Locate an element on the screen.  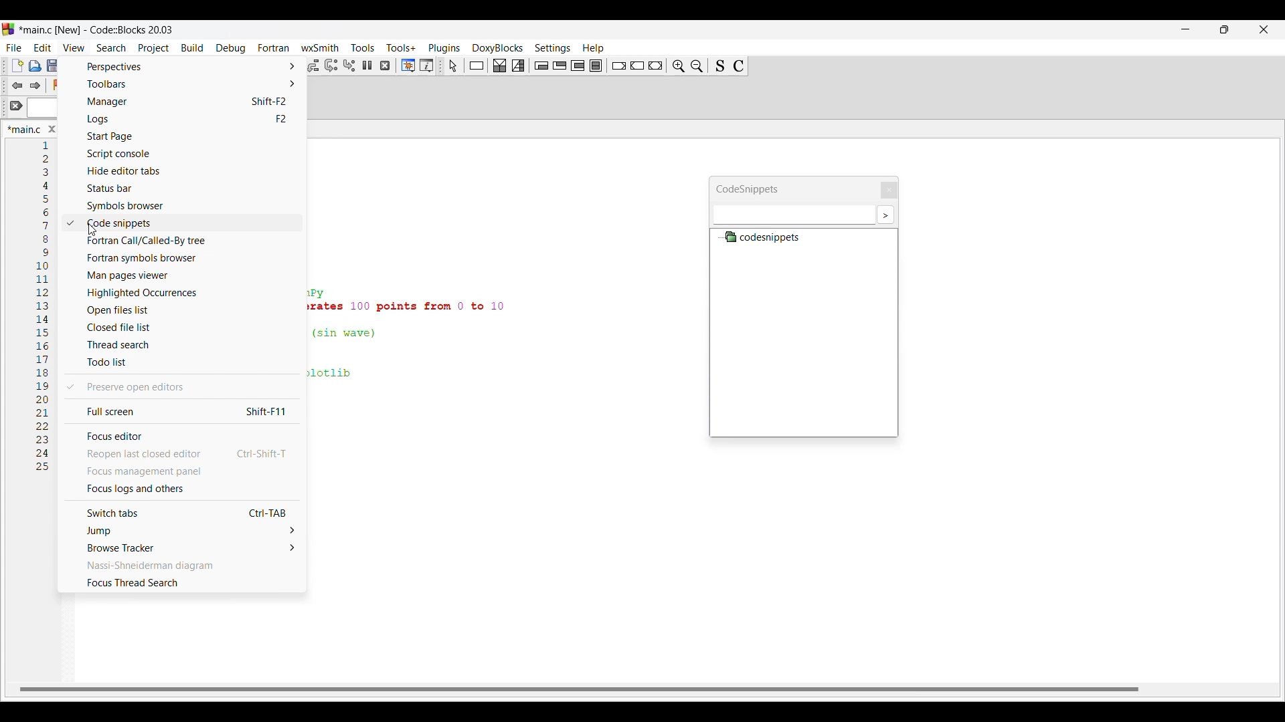
Jump options is located at coordinates (183, 531).